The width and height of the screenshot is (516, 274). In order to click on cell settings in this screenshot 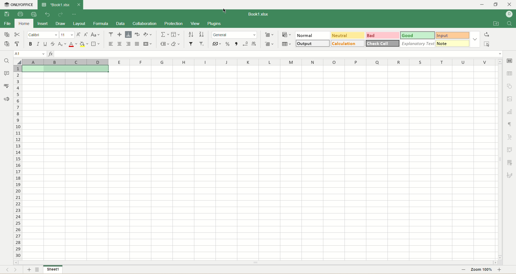, I will do `click(511, 61)`.